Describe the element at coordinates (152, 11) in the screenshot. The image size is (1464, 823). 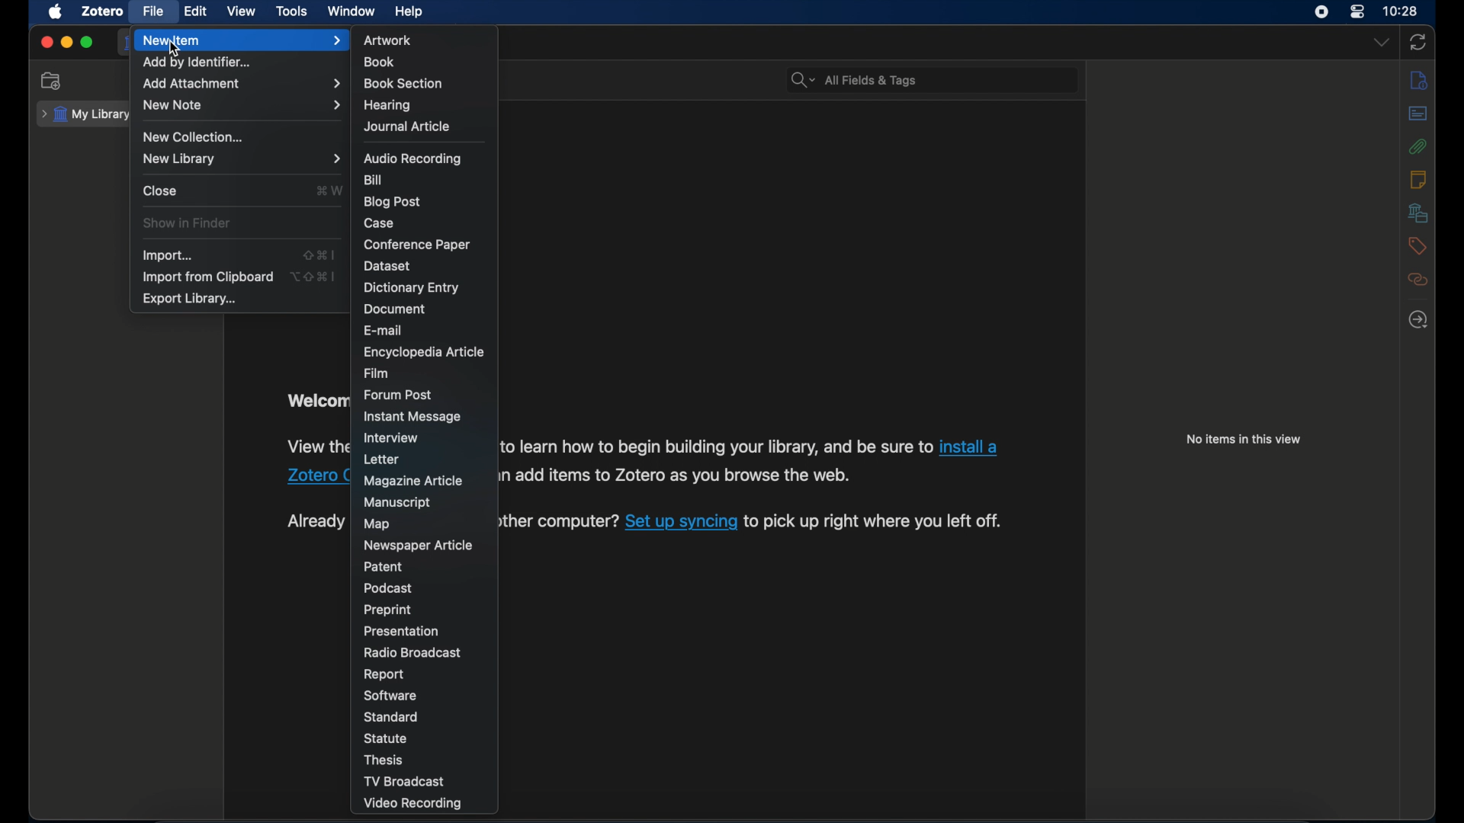
I see `file` at that location.